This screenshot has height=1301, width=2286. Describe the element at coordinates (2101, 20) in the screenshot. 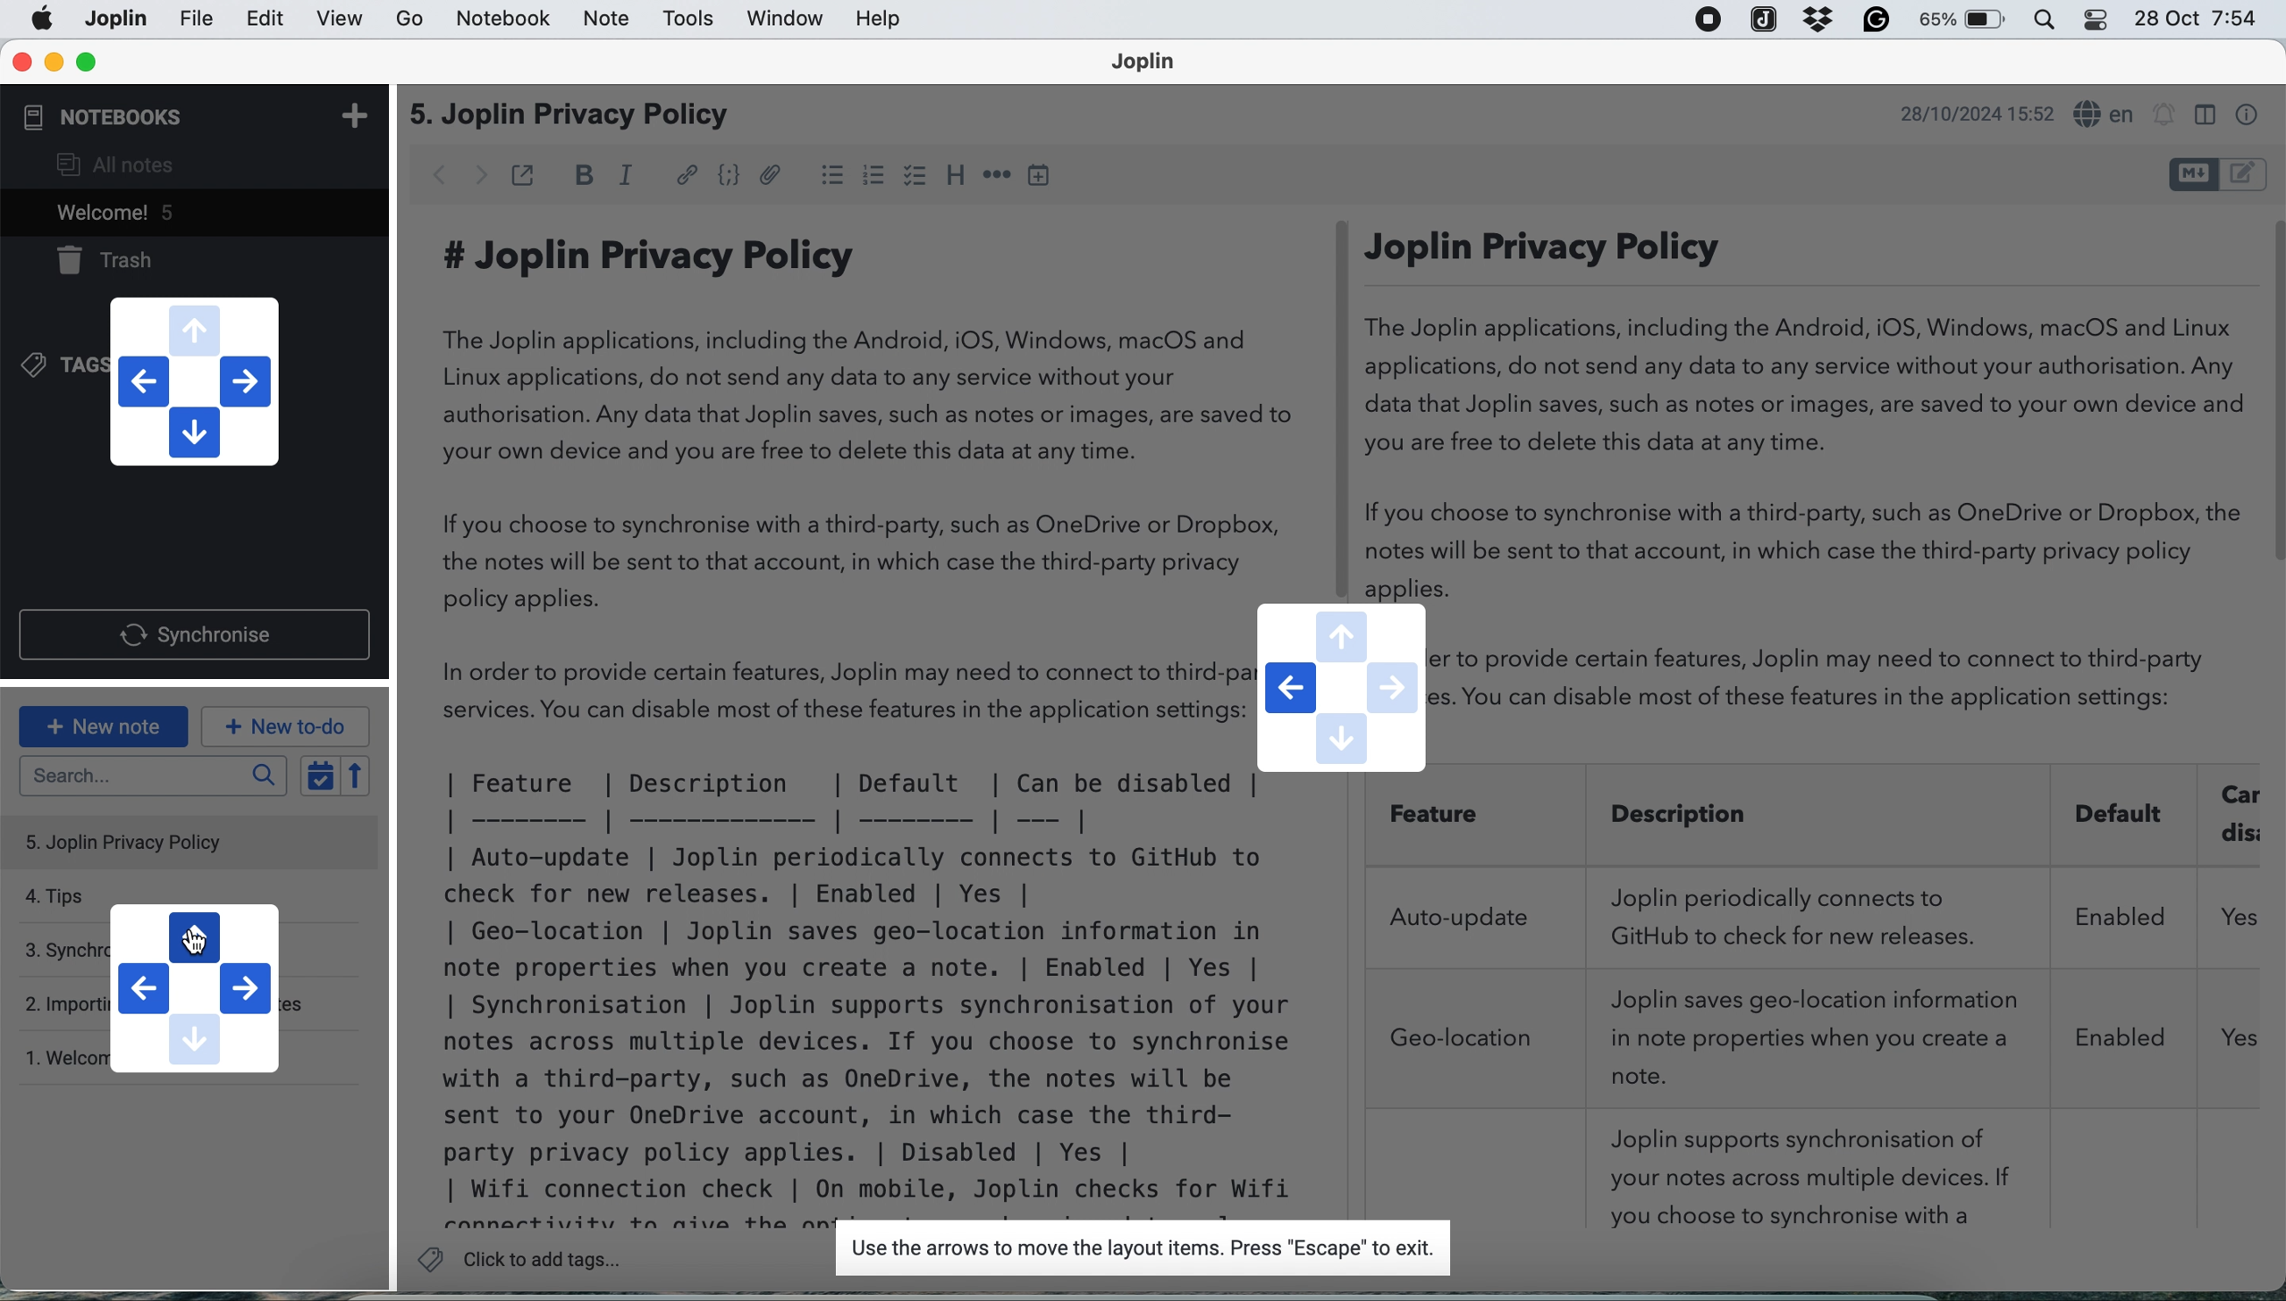

I see `control center` at that location.